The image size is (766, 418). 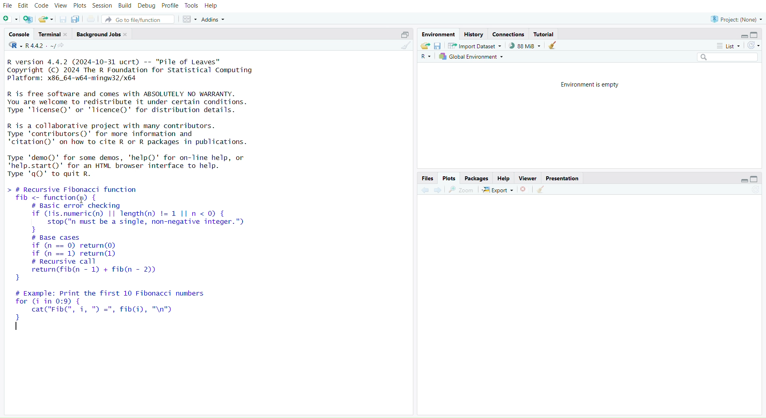 What do you see at coordinates (724, 57) in the screenshot?
I see `search` at bounding box center [724, 57].